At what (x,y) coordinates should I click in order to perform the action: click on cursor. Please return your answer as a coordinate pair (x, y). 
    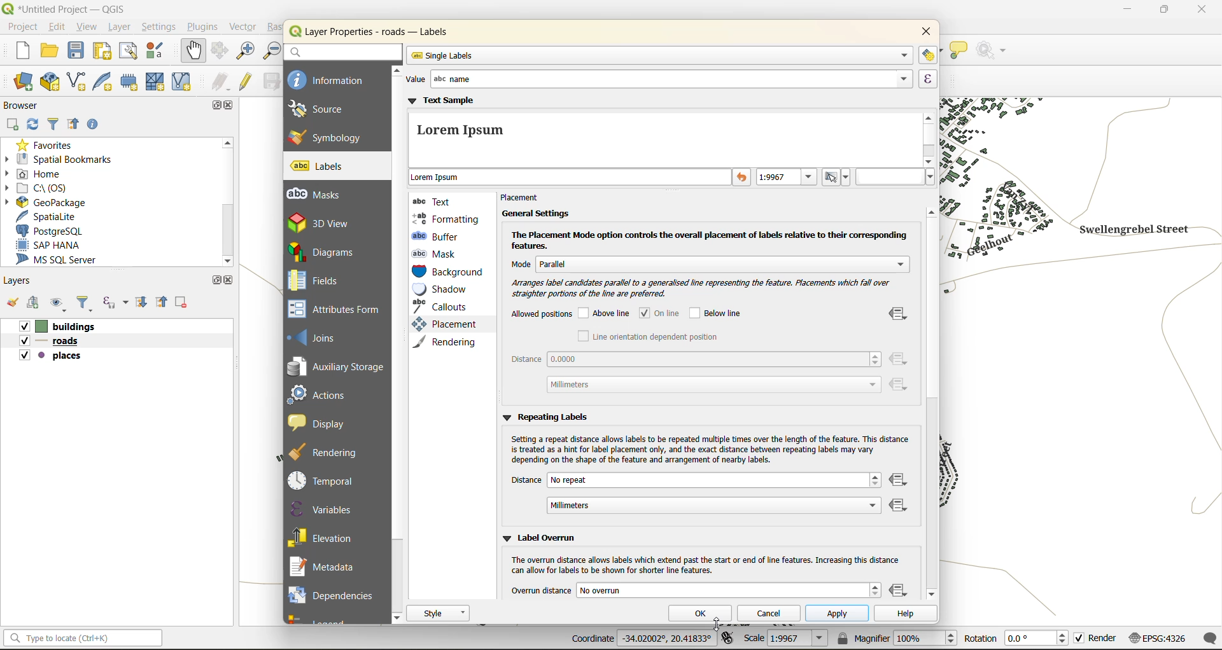
    Looking at the image, I should click on (720, 624).